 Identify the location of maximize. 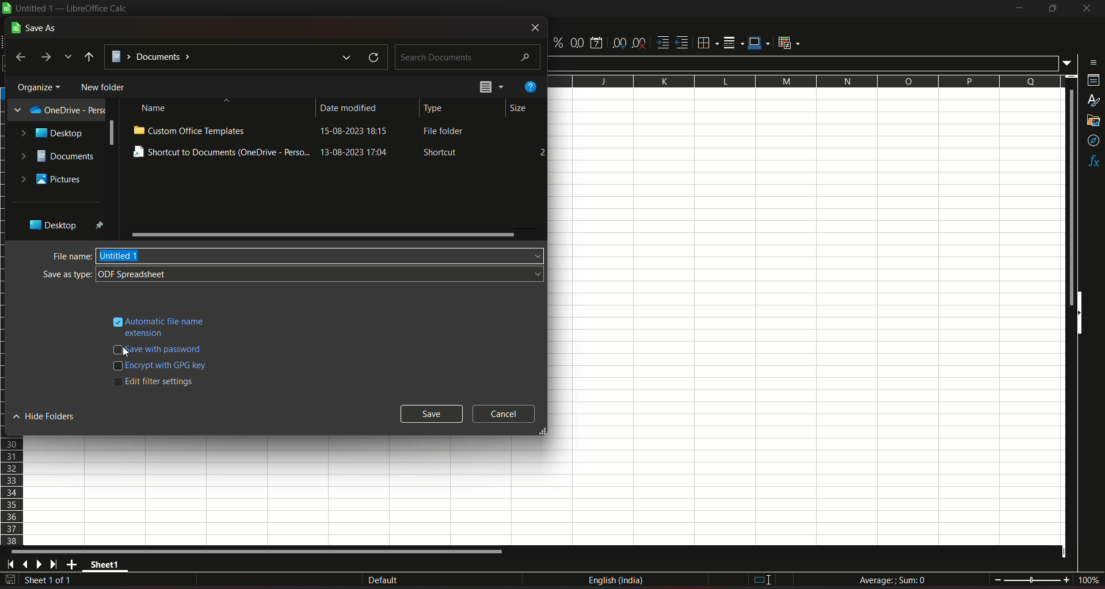
(1052, 9).